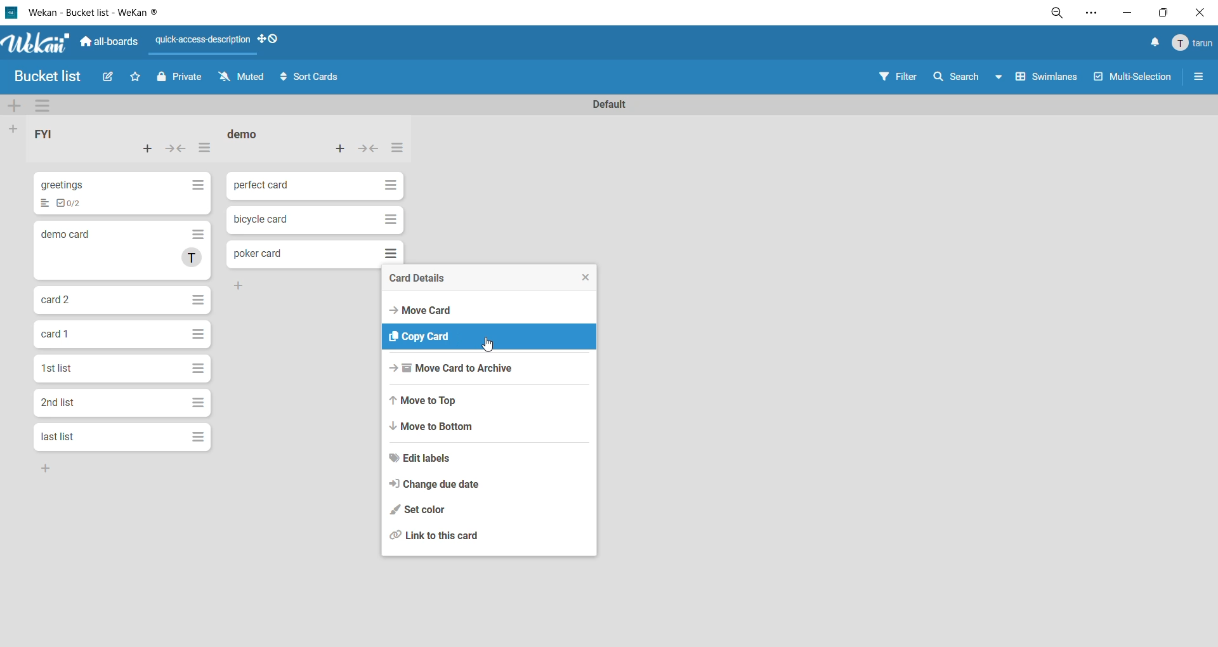 The width and height of the screenshot is (1218, 647). Describe the element at coordinates (341, 148) in the screenshot. I see `add card` at that location.